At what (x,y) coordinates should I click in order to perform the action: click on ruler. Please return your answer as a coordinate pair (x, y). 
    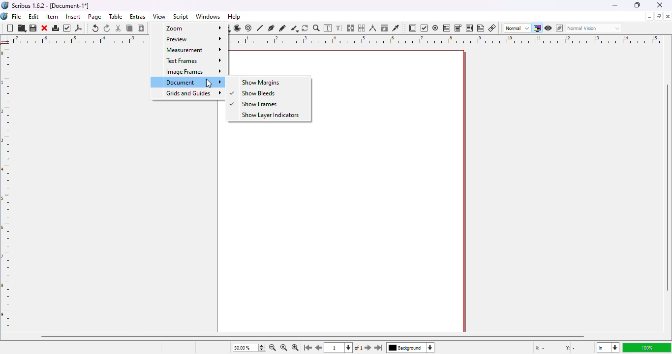
    Looking at the image, I should click on (448, 39).